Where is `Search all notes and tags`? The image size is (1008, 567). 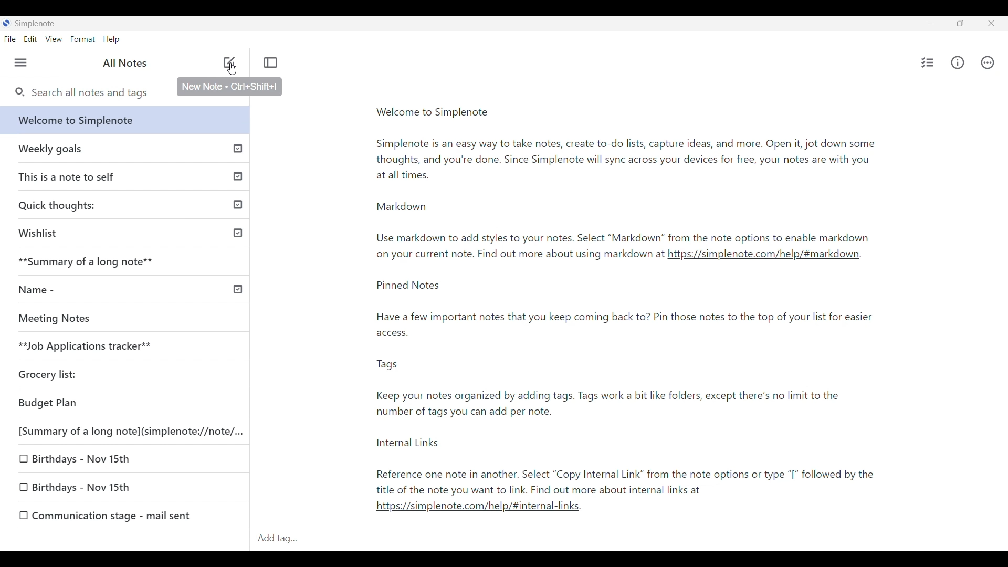
Search all notes and tags is located at coordinates (80, 91).